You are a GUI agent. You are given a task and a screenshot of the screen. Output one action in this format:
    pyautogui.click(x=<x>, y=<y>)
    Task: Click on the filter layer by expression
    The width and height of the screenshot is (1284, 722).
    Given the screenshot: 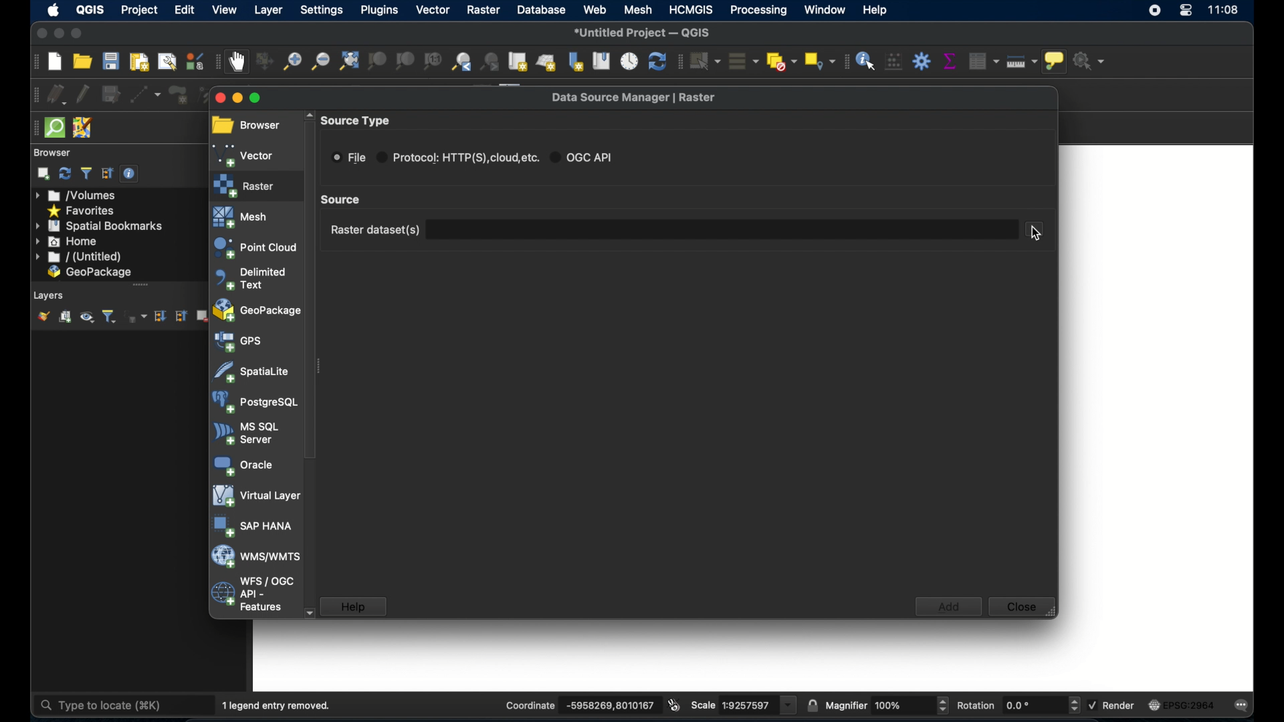 What is the action you would take?
    pyautogui.click(x=136, y=316)
    